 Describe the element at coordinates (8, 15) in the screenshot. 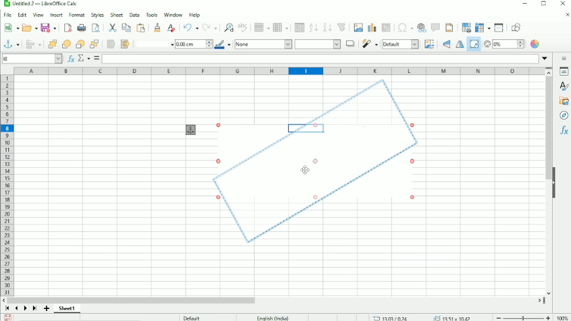

I see `File` at that location.